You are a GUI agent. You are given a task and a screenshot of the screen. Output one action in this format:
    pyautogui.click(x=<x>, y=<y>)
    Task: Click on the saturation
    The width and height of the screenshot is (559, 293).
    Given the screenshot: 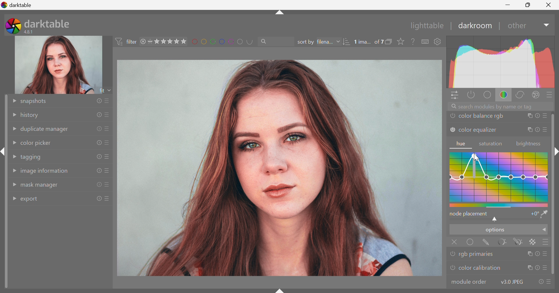 What is the action you would take?
    pyautogui.click(x=492, y=144)
    